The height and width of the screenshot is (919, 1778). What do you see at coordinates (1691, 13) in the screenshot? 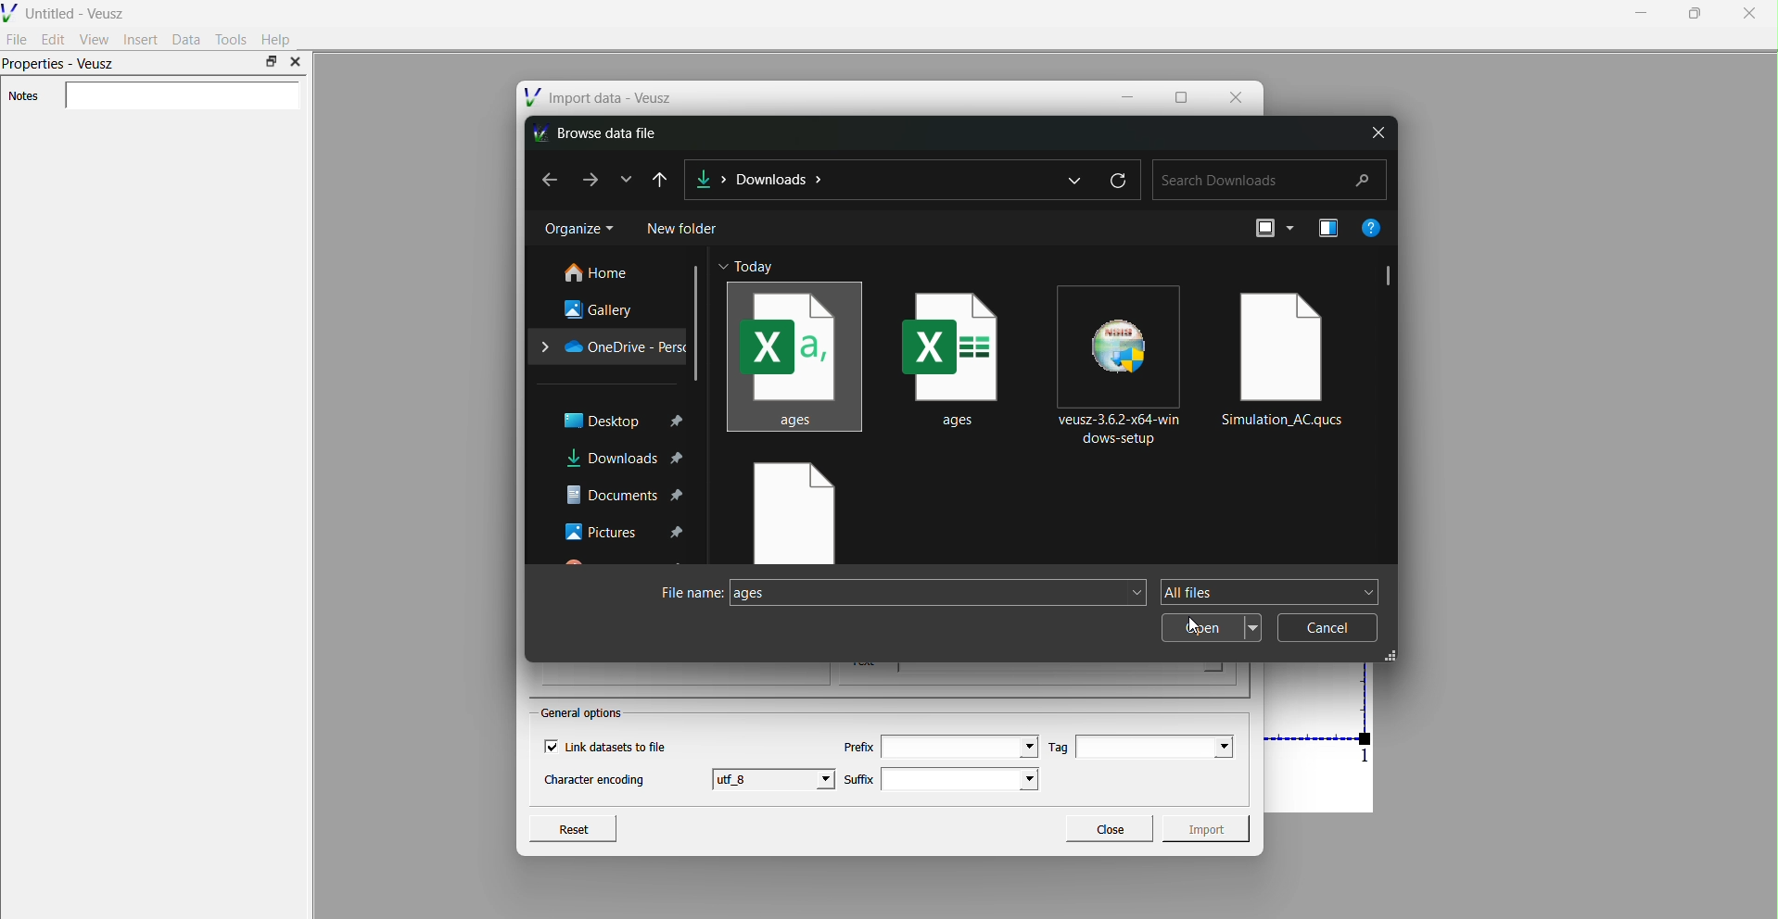
I see `maximise` at bounding box center [1691, 13].